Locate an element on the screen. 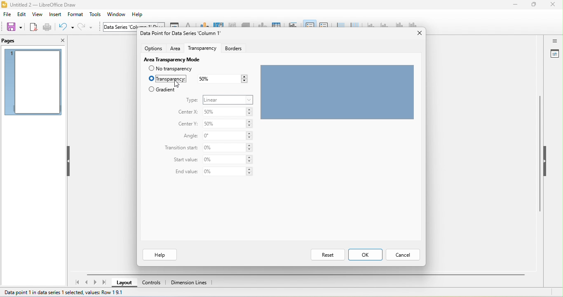  transparency is located at coordinates (172, 79).